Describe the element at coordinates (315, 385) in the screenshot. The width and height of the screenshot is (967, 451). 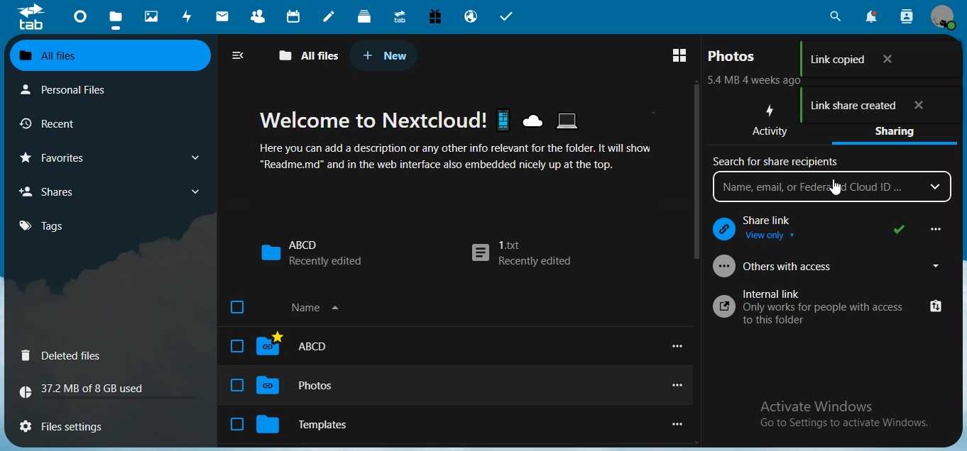
I see `Photos` at that location.